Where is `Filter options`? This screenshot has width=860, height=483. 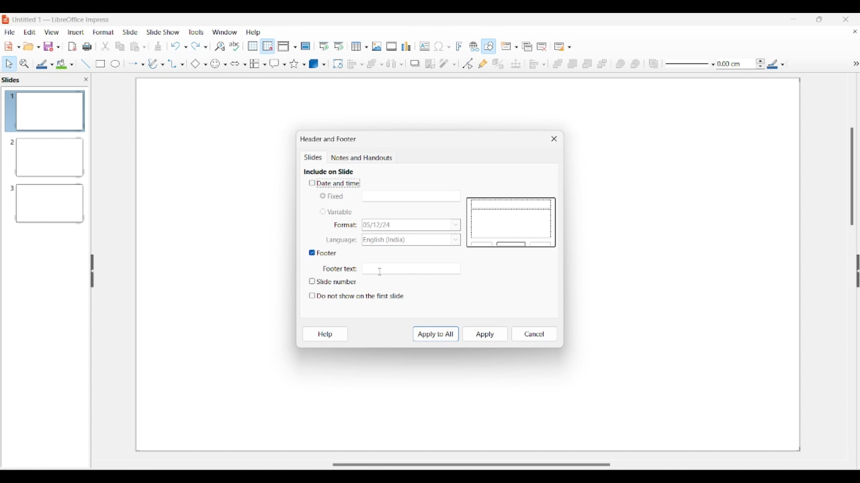
Filter options is located at coordinates (448, 64).